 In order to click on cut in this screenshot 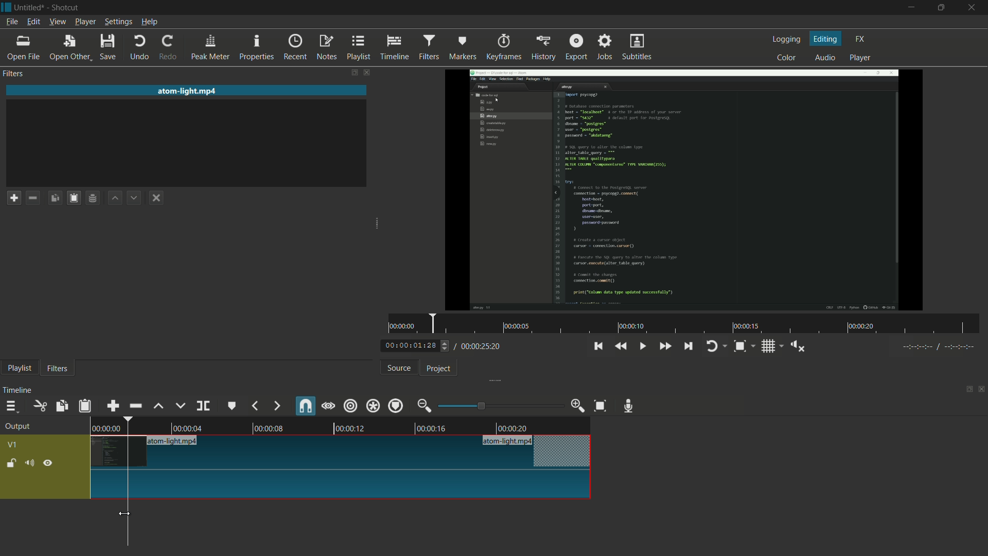, I will do `click(41, 406)`.